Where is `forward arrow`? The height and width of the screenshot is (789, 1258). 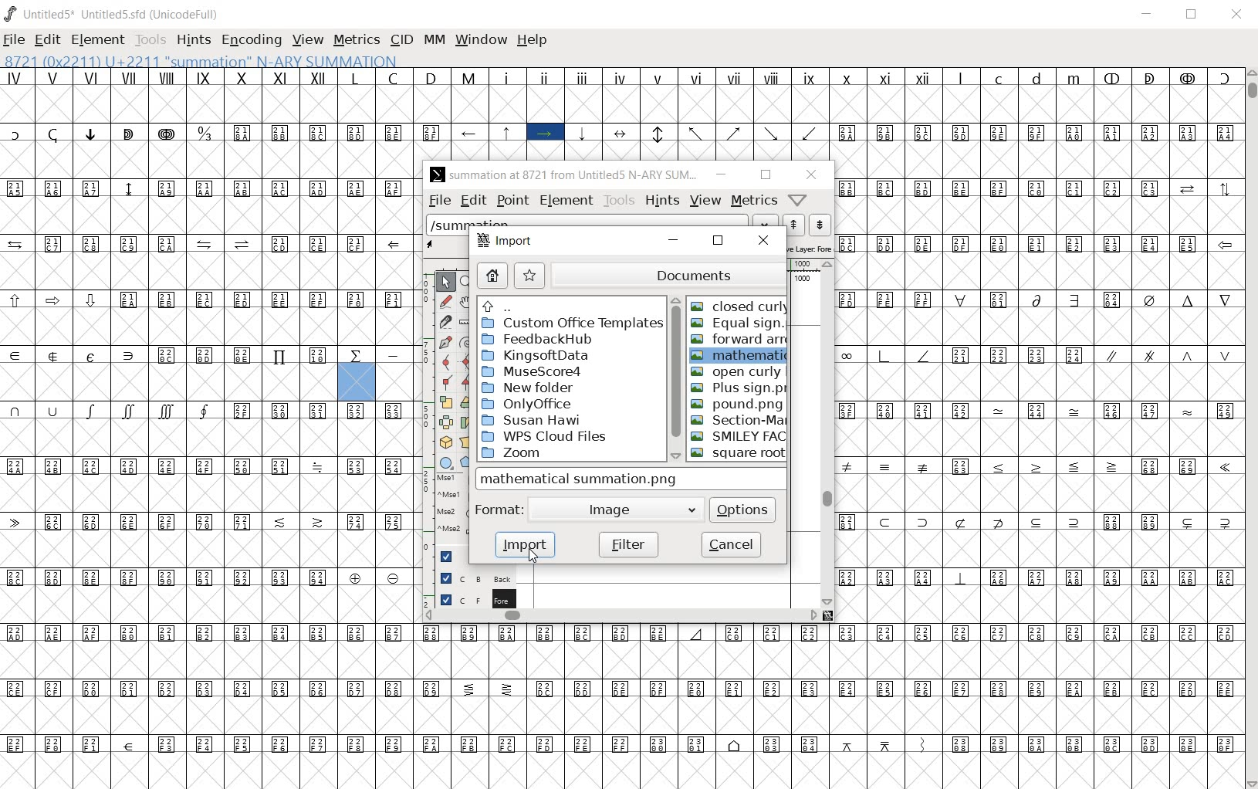 forward arrow is located at coordinates (740, 339).